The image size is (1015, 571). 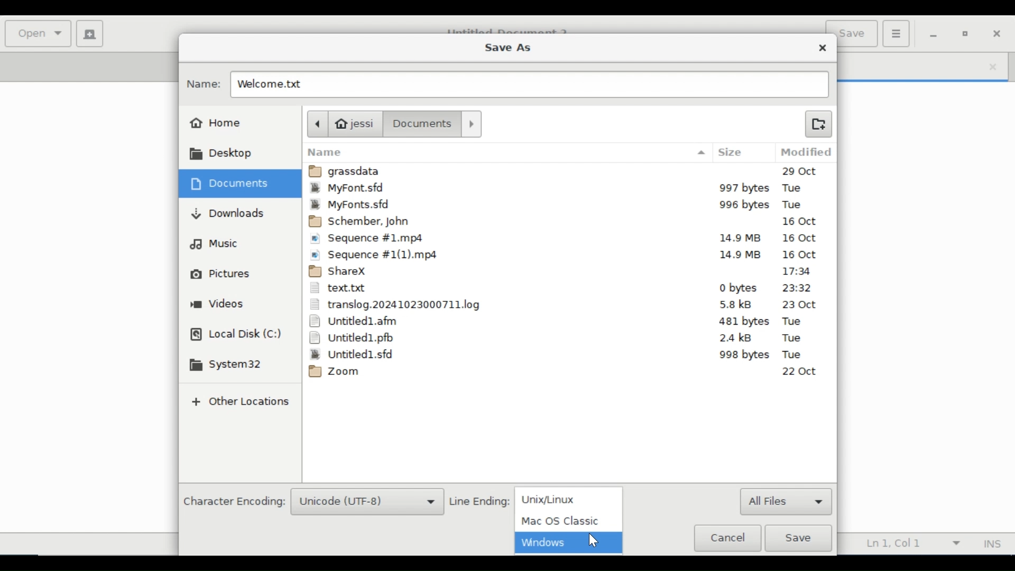 I want to click on Untitled1.pfb 2.4kB Tue, so click(x=566, y=338).